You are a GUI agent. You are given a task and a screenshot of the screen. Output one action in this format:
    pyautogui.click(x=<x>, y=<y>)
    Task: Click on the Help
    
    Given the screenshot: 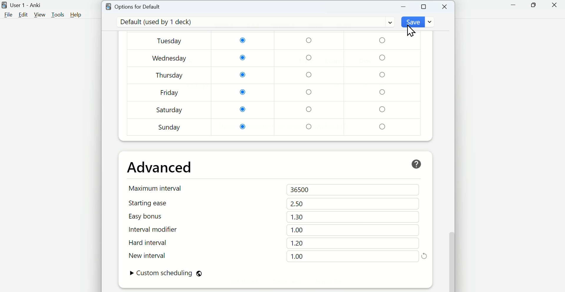 What is the action you would take?
    pyautogui.click(x=76, y=15)
    